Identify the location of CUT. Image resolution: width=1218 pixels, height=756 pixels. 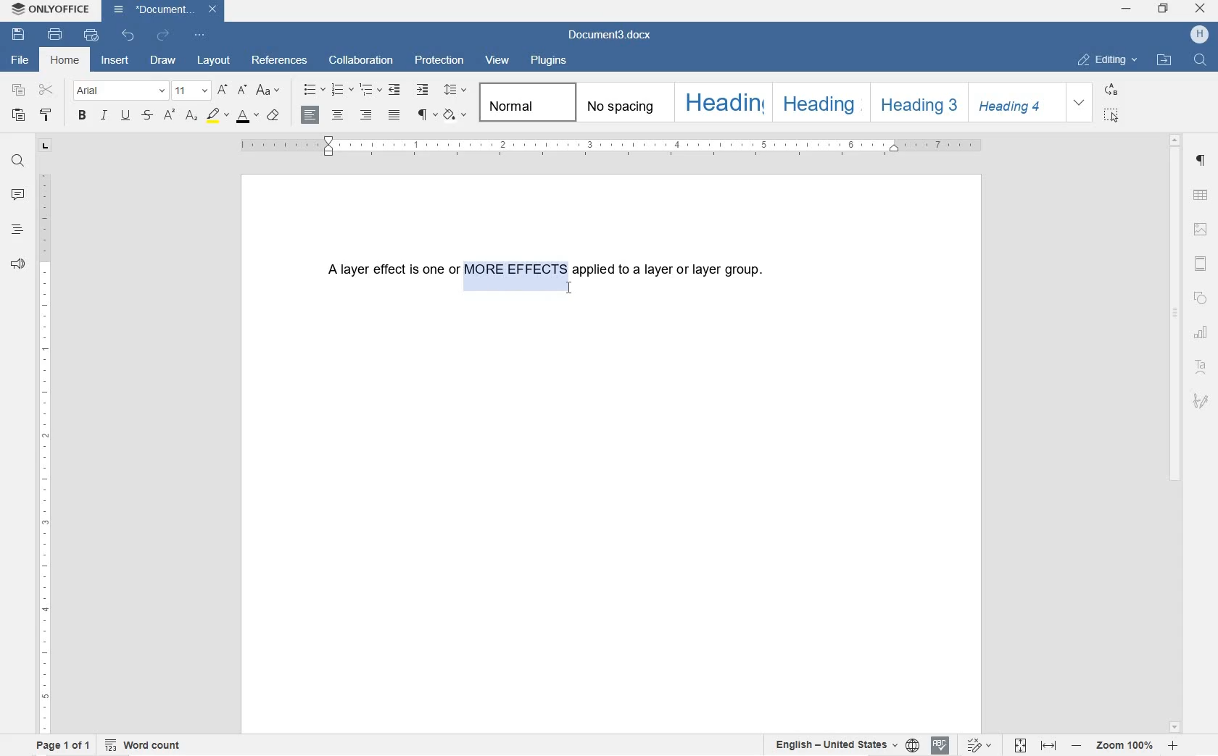
(46, 90).